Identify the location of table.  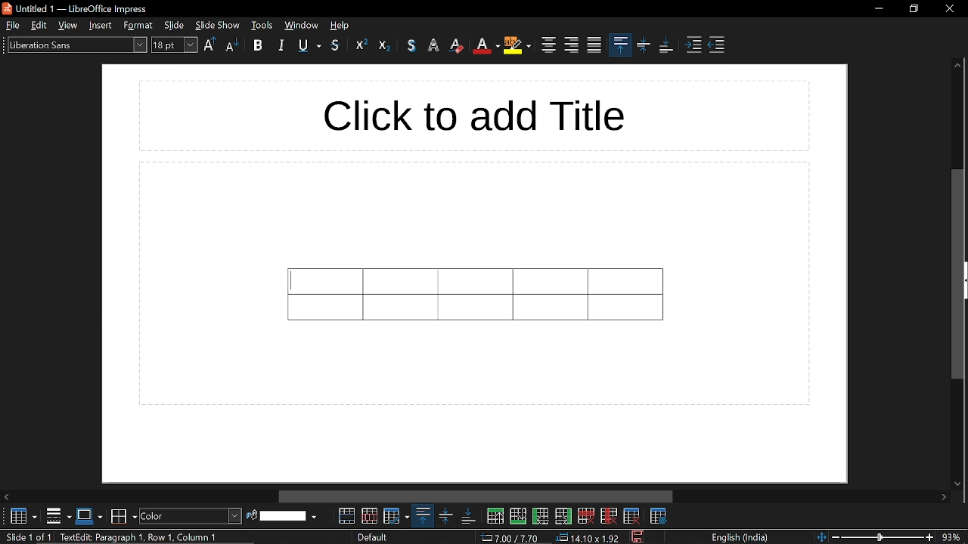
(20, 517).